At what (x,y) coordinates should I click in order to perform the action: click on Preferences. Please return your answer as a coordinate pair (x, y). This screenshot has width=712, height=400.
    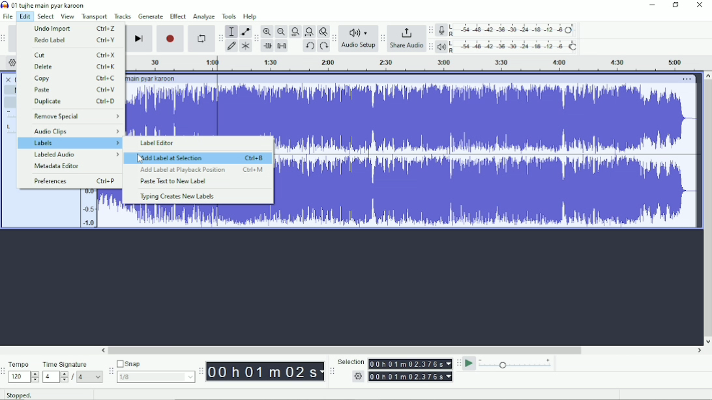
    Looking at the image, I should click on (74, 181).